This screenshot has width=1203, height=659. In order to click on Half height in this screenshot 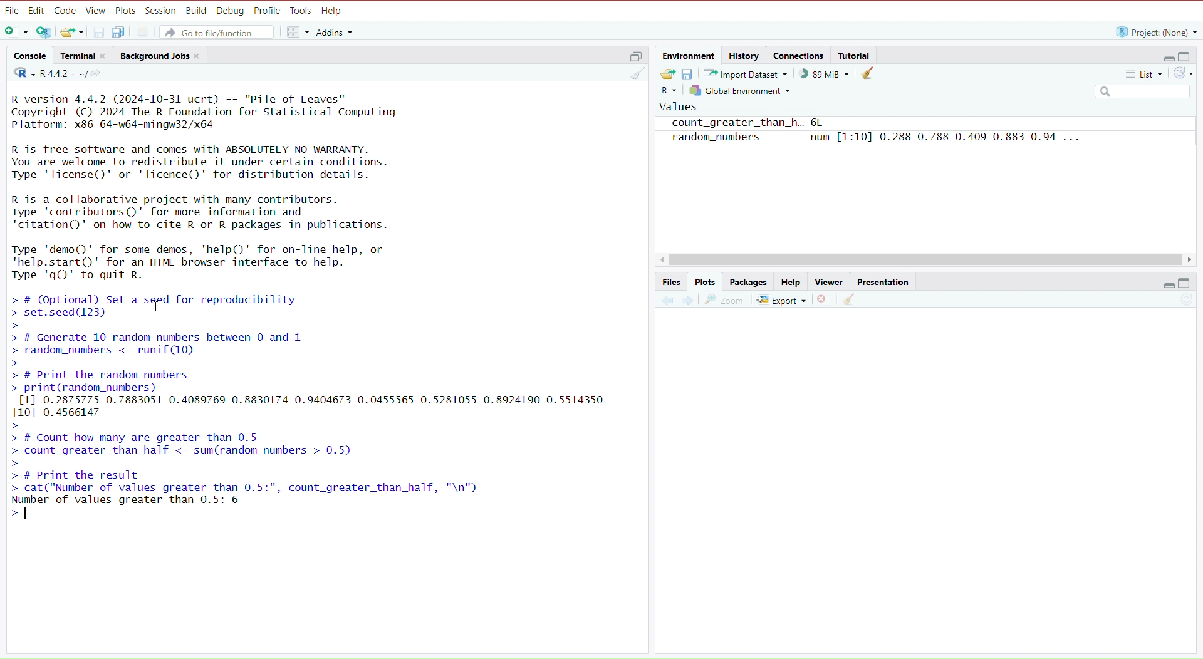, I will do `click(635, 54)`.